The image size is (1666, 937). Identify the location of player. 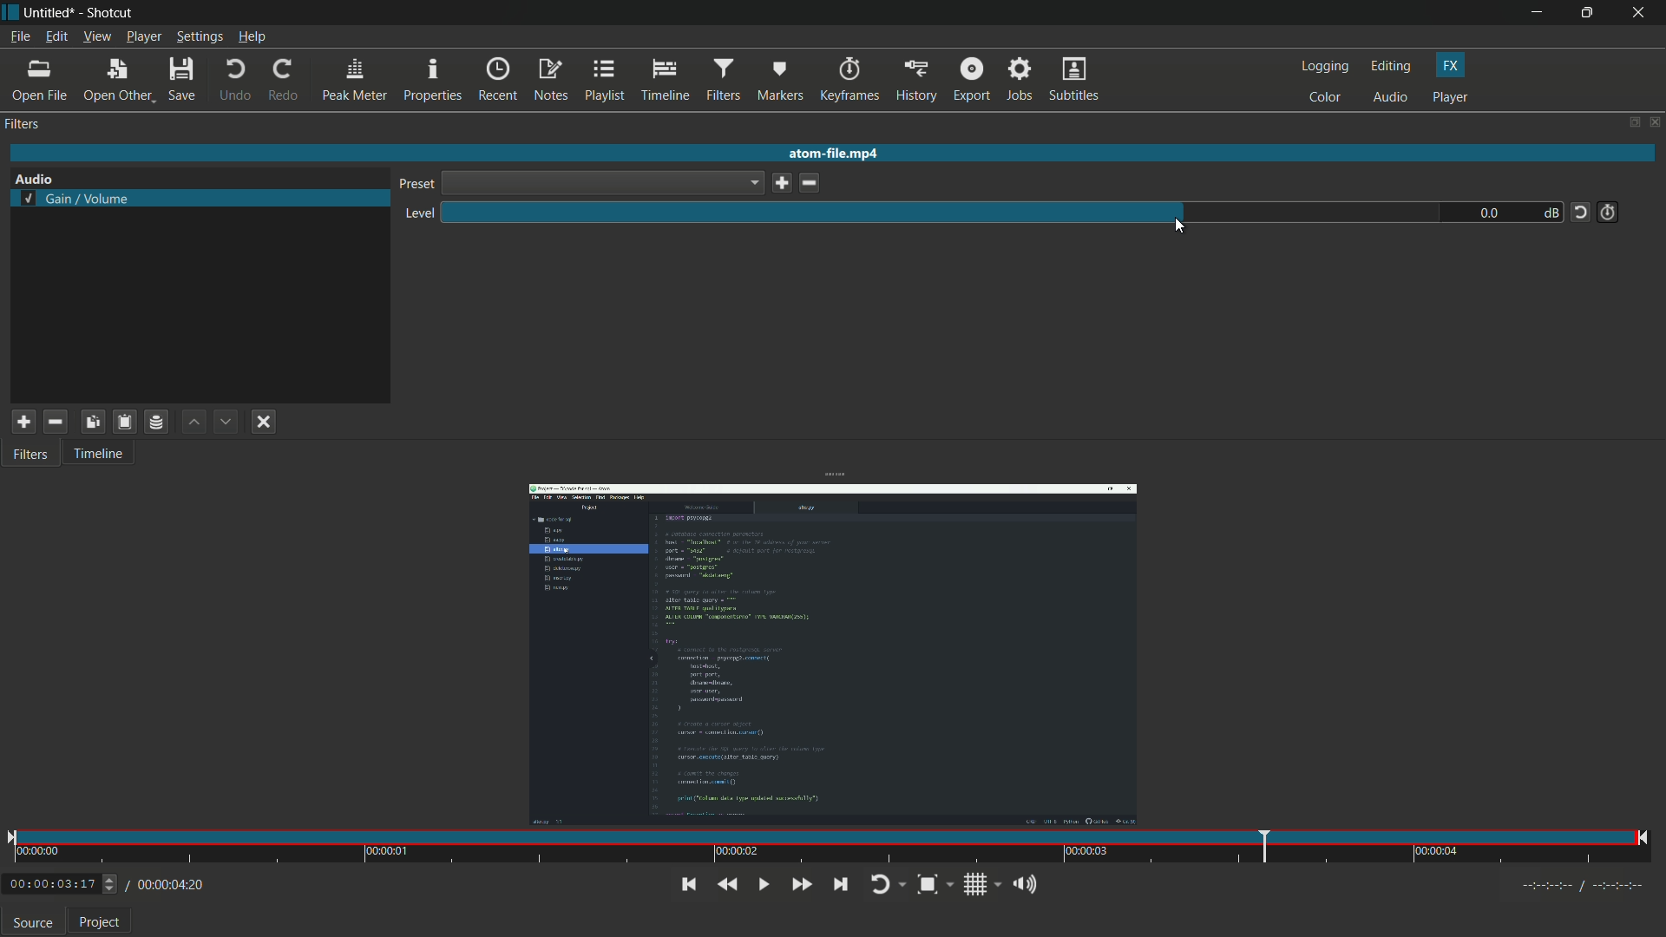
(1450, 97).